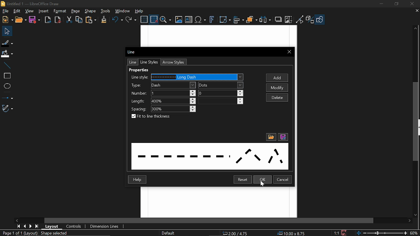 The image size is (420, 236). I want to click on Fit to the thickness, so click(152, 117).